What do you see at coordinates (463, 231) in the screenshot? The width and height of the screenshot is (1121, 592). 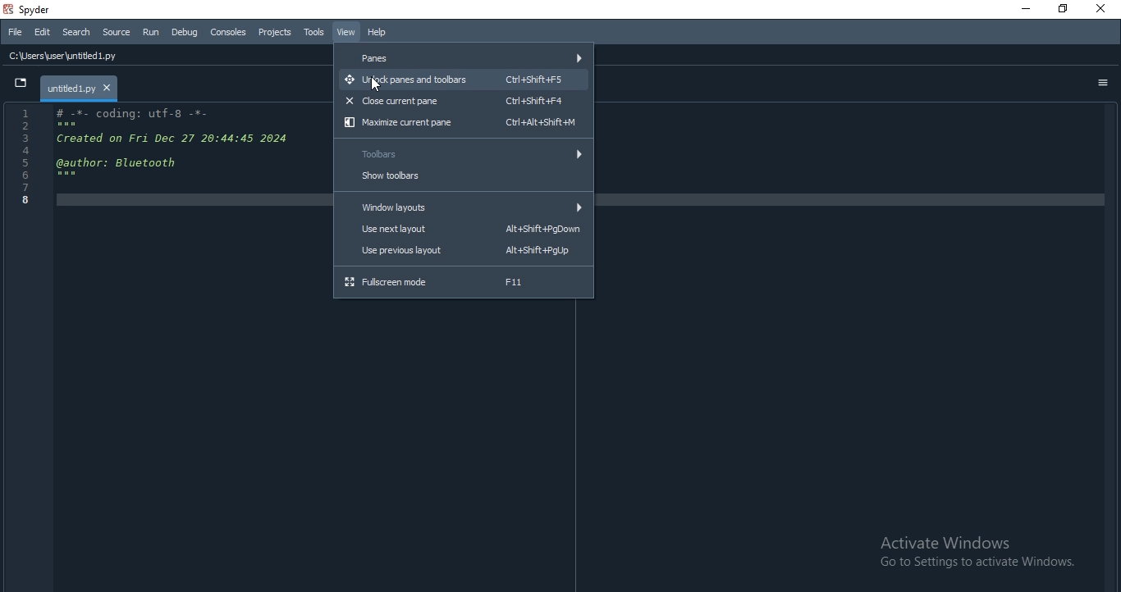 I see `use next layout` at bounding box center [463, 231].